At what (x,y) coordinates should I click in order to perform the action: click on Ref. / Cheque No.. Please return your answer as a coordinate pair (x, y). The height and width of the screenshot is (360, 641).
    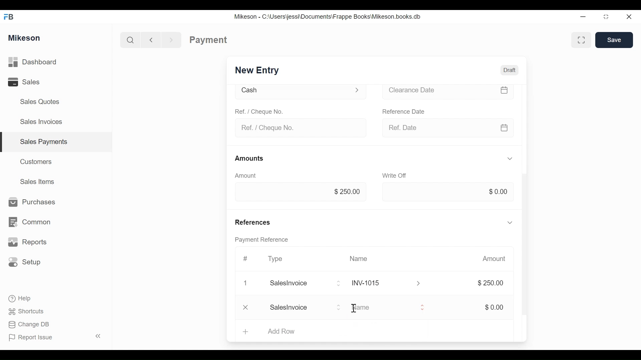
    Looking at the image, I should click on (298, 127).